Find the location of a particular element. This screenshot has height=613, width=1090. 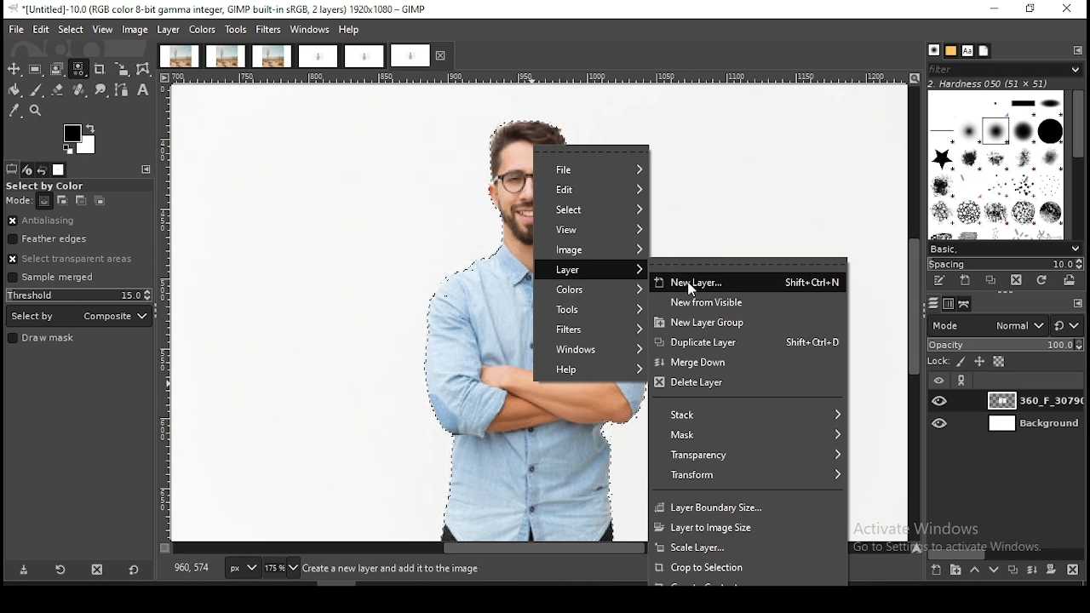

new from visible is located at coordinates (746, 301).